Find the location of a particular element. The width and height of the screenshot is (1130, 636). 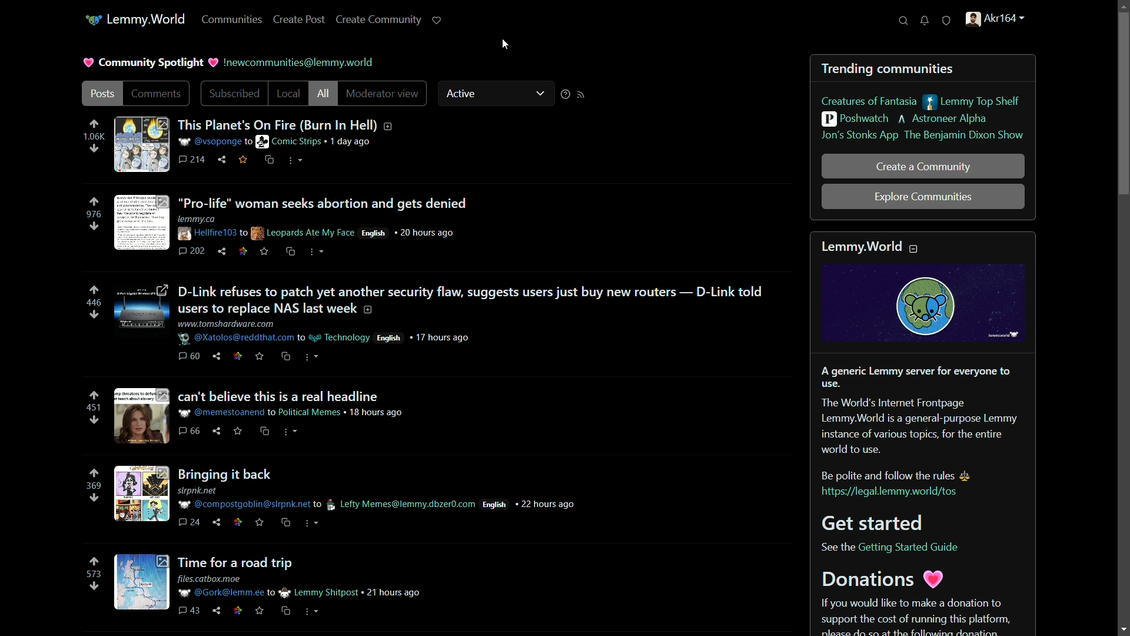

upvote is located at coordinates (94, 291).